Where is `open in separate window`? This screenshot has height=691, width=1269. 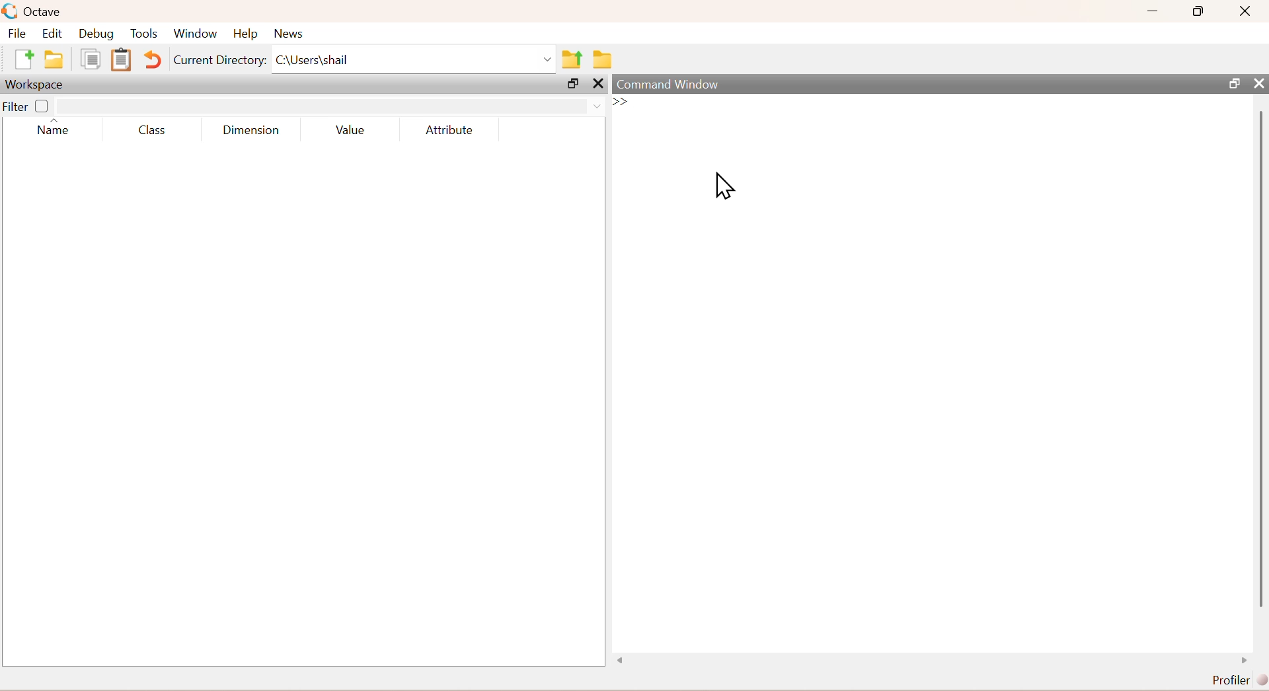 open in separate window is located at coordinates (1235, 83).